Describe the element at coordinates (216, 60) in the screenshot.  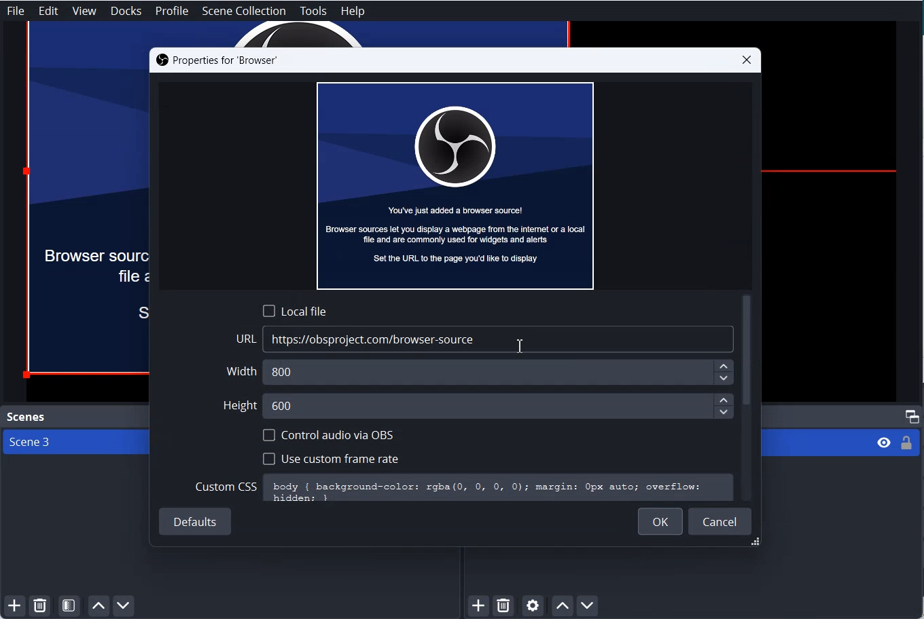
I see `Properties of Browser` at that location.